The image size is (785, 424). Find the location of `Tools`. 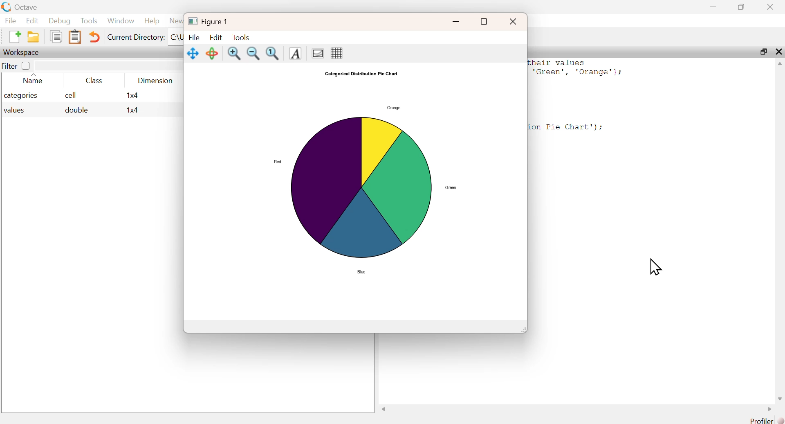

Tools is located at coordinates (90, 20).